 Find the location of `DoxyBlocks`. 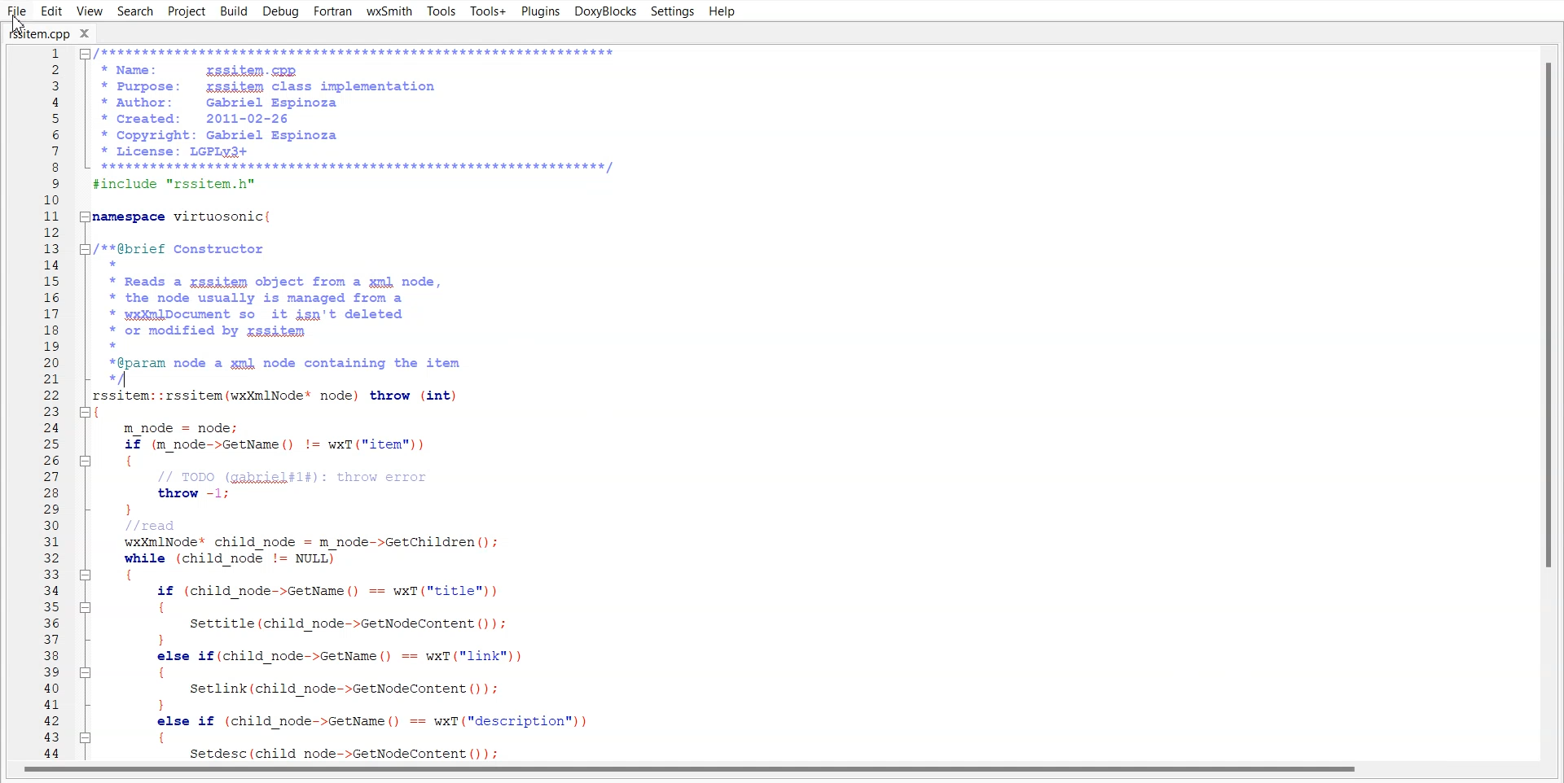

DoxyBlocks is located at coordinates (604, 11).